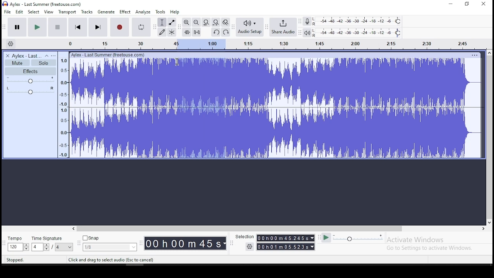 The width and height of the screenshot is (494, 278). Describe the element at coordinates (111, 243) in the screenshot. I see `snap` at that location.